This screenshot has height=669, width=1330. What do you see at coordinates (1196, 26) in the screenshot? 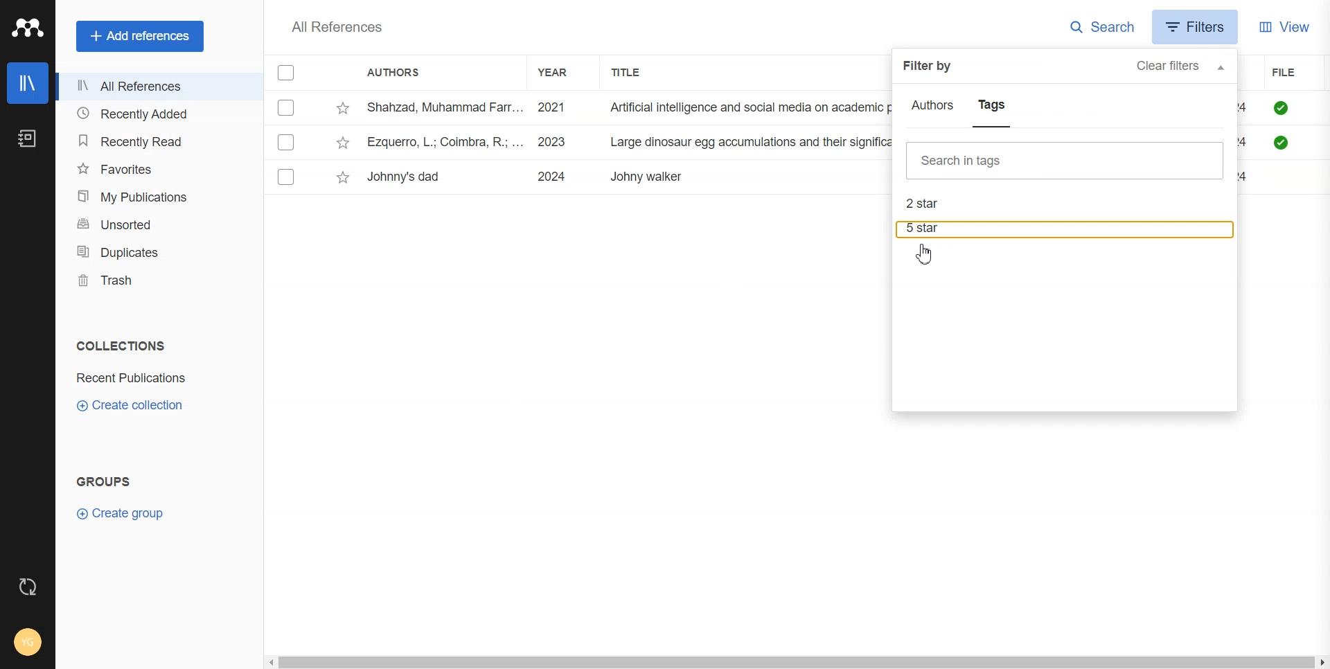
I see `Filters` at bounding box center [1196, 26].